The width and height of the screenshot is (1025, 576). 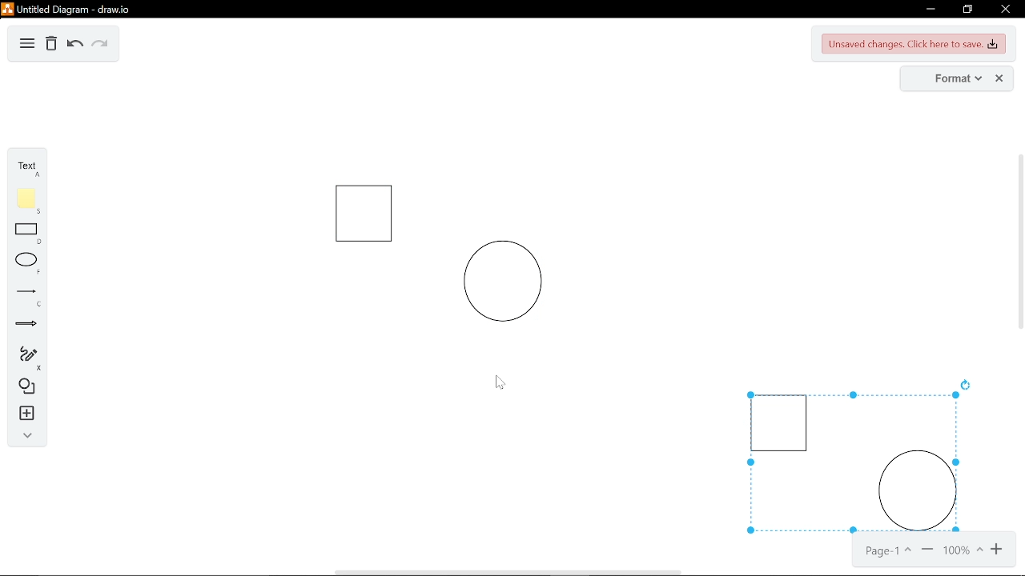 I want to click on arrows, so click(x=26, y=326).